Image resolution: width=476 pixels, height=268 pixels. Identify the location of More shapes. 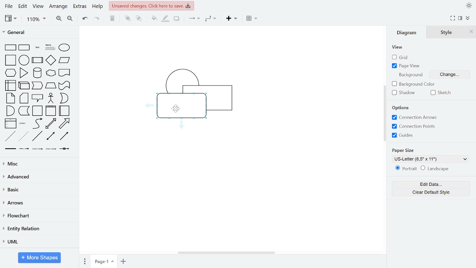
(39, 258).